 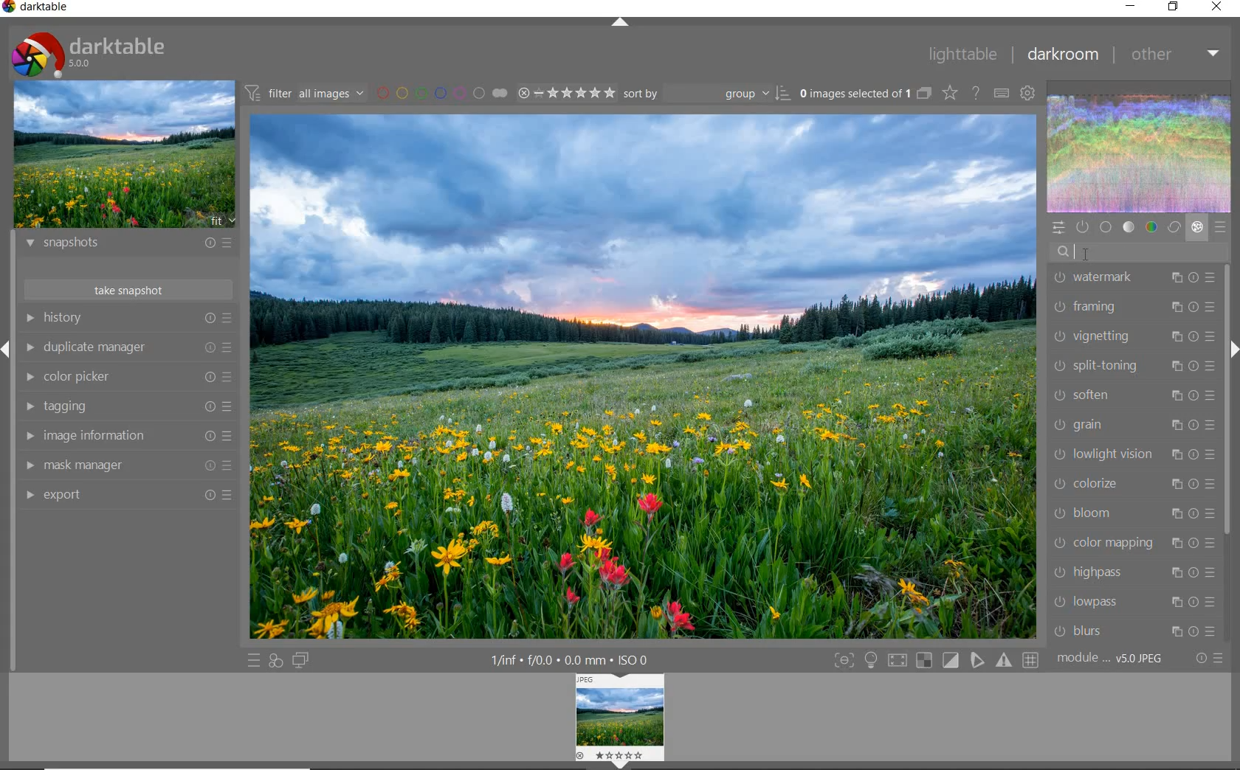 I want to click on search modules by name, so click(x=1139, y=252).